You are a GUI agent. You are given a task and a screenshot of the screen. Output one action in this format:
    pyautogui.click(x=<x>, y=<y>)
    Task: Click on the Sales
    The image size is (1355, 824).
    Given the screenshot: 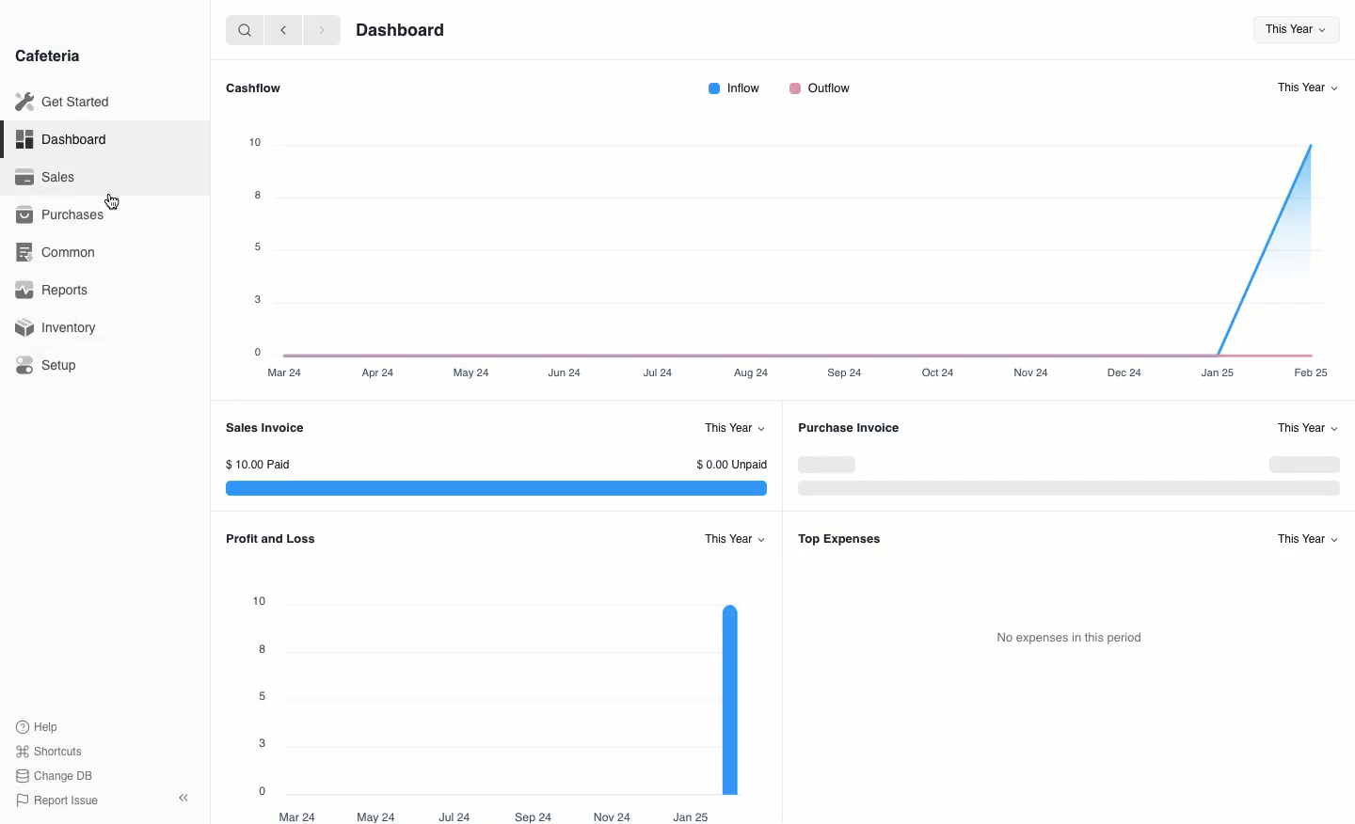 What is the action you would take?
    pyautogui.click(x=48, y=177)
    